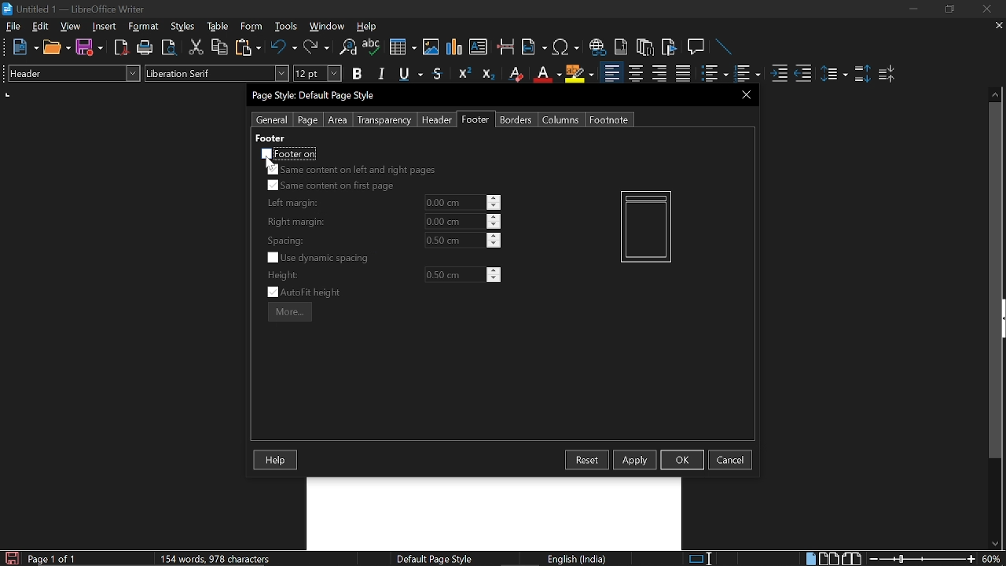 This screenshot has height=566, width=1006. I want to click on Word count, so click(232, 558).